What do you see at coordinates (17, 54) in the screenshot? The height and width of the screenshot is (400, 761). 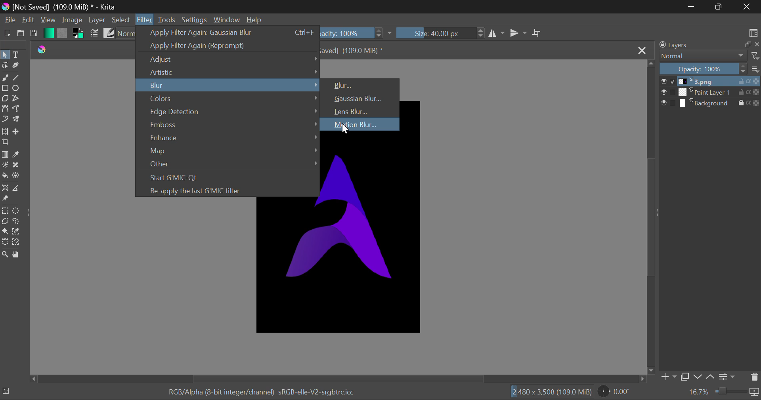 I see `Text` at bounding box center [17, 54].